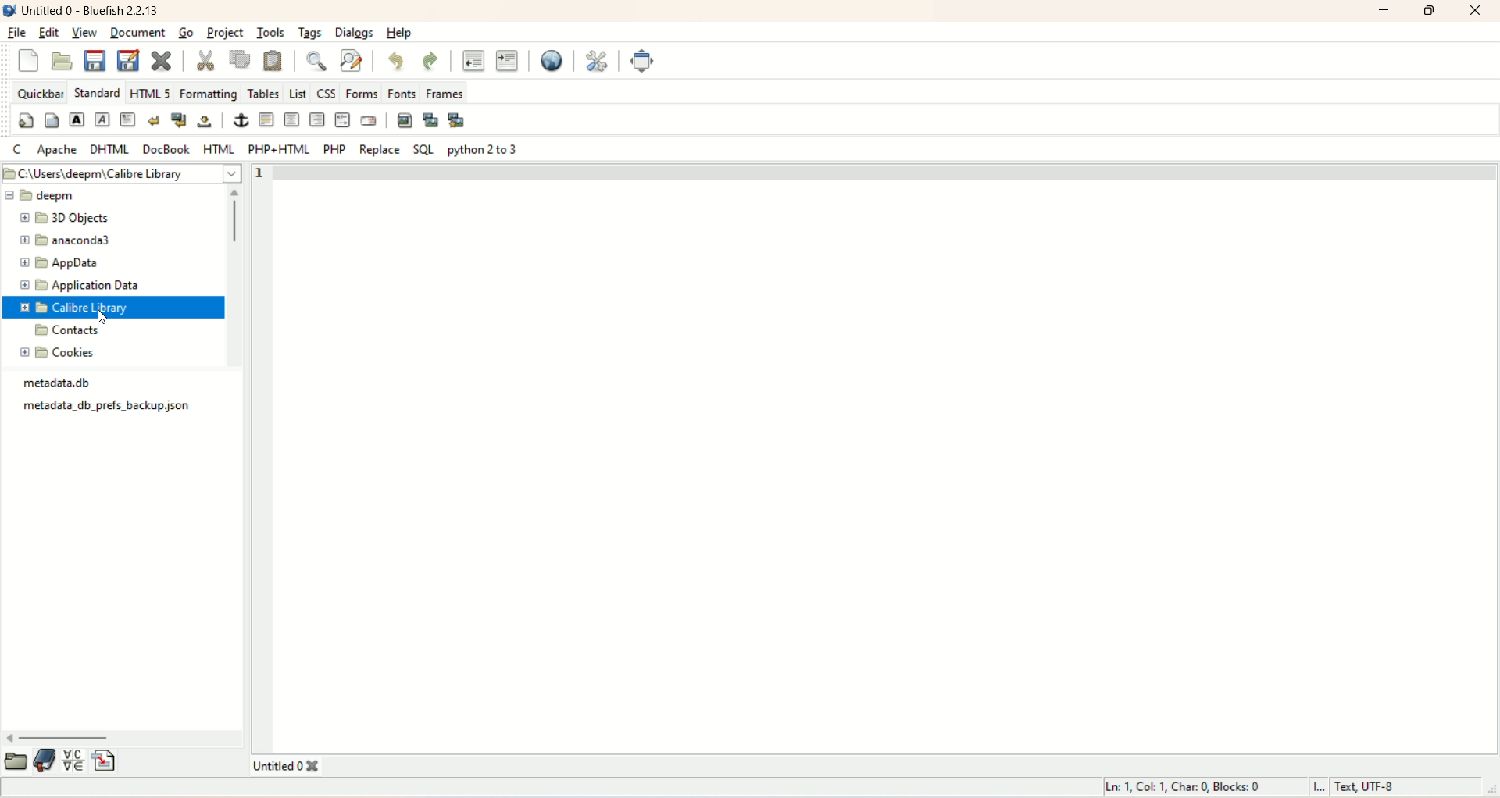 Image resolution: width=1500 pixels, height=798 pixels. I want to click on SQL, so click(420, 149).